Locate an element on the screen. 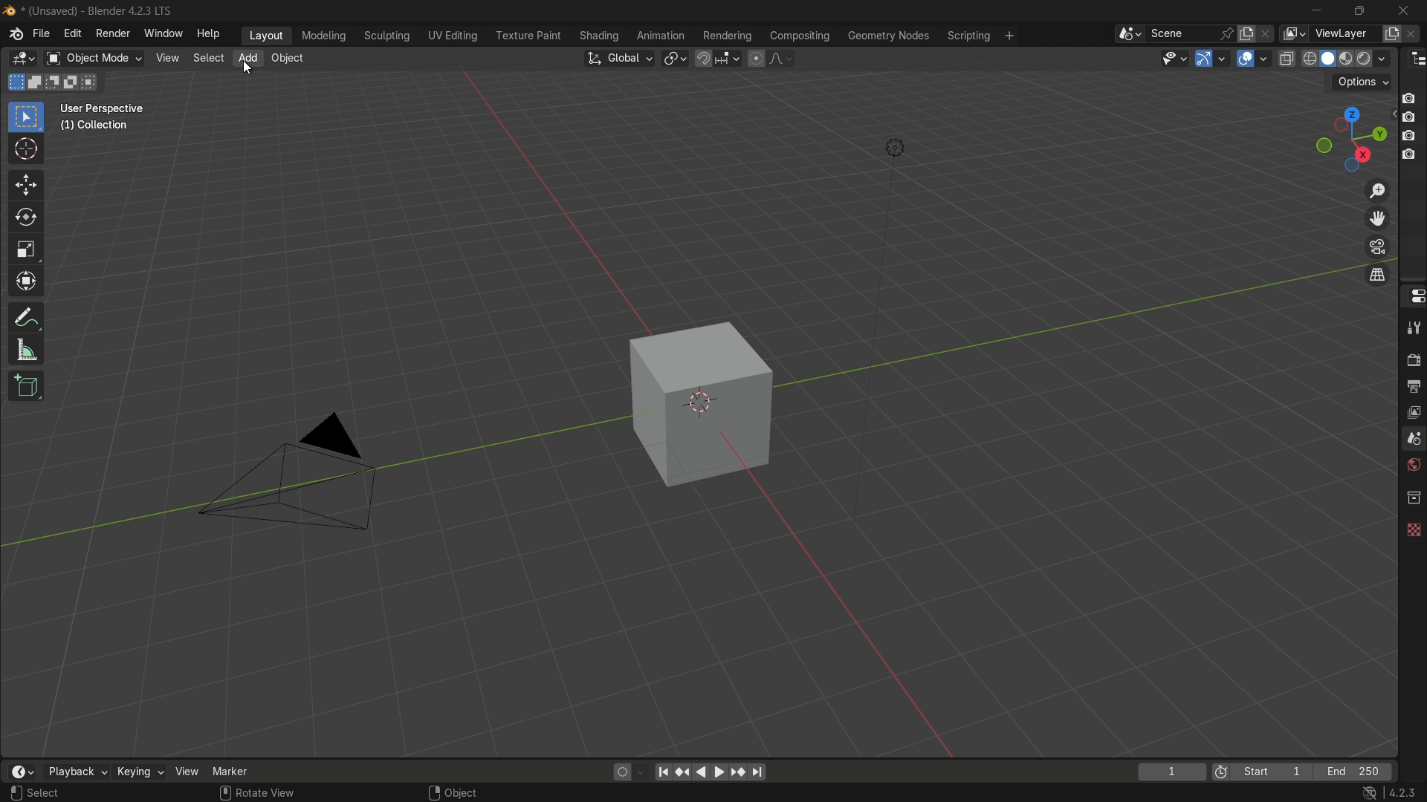 Image resolution: width=1427 pixels, height=802 pixels. 4.2.3 lts is located at coordinates (1391, 793).